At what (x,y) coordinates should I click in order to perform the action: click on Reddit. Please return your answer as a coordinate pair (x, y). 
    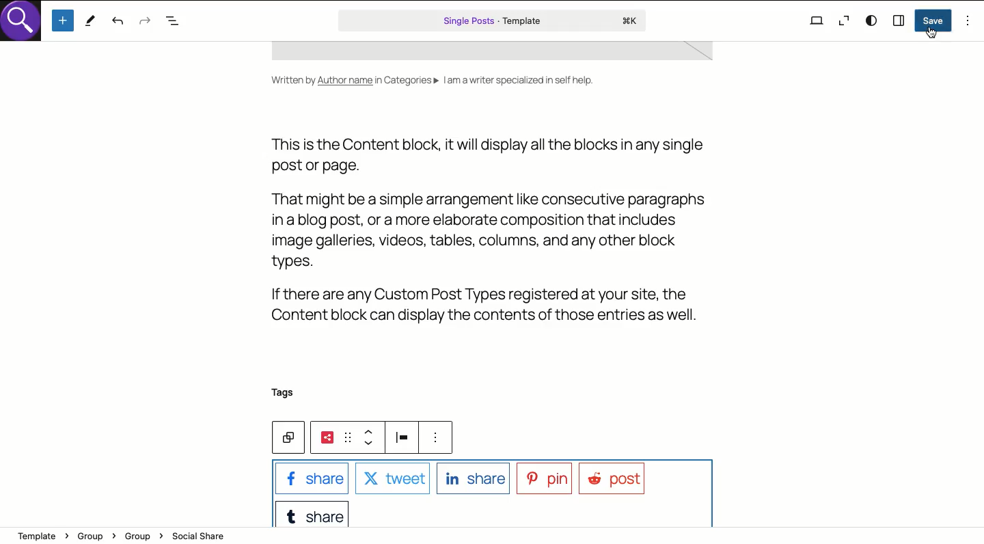
    Looking at the image, I should click on (616, 479).